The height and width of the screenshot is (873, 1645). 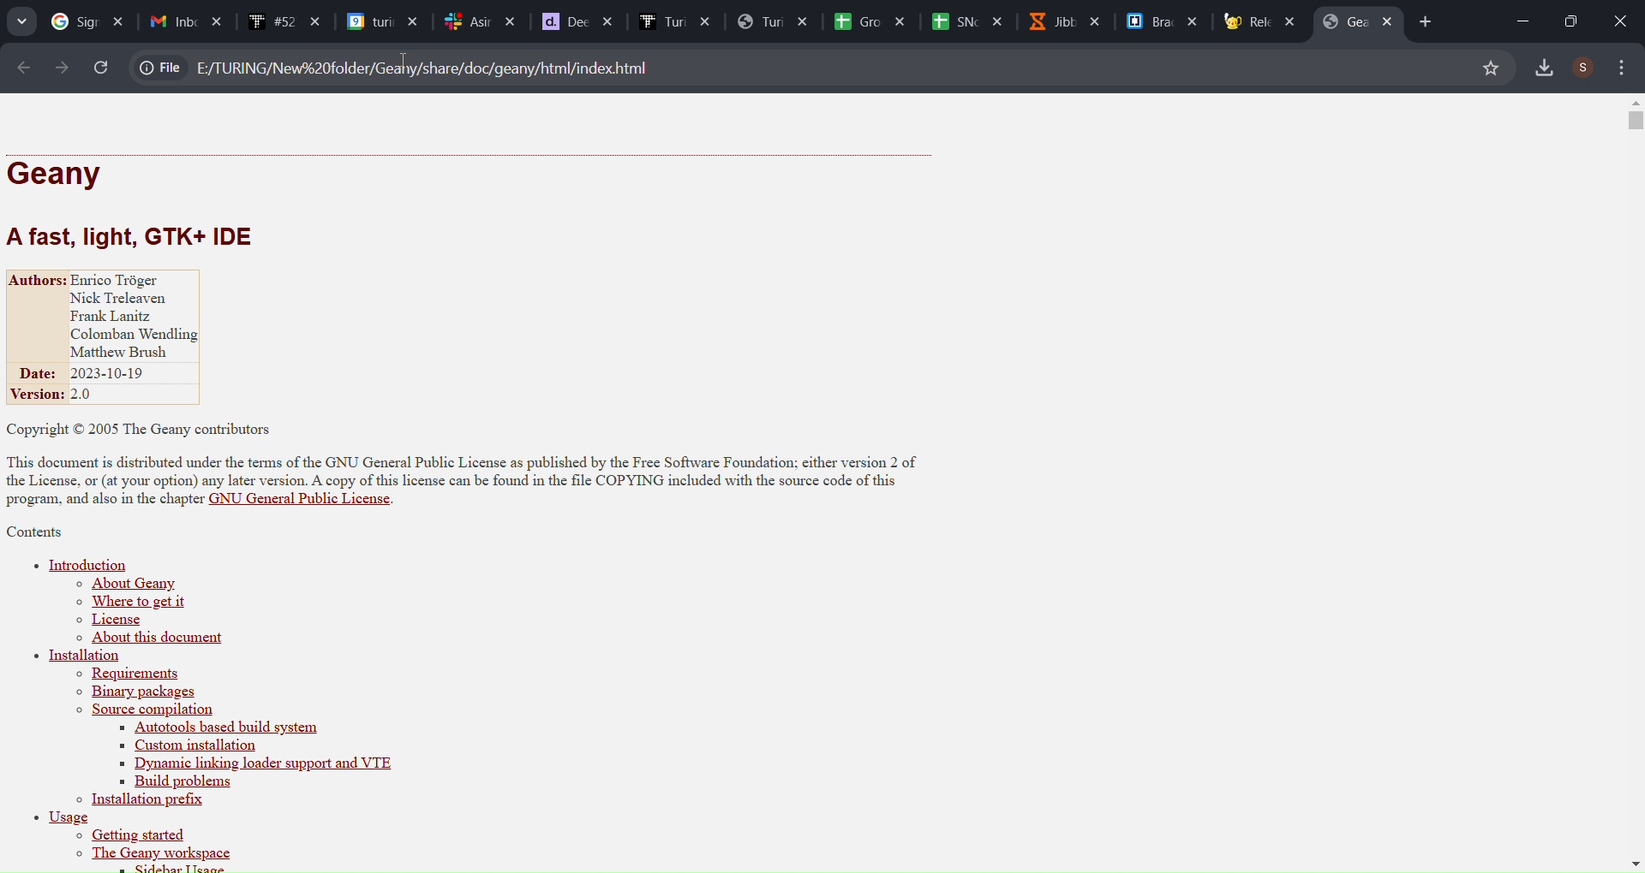 I want to click on about geany, so click(x=130, y=584).